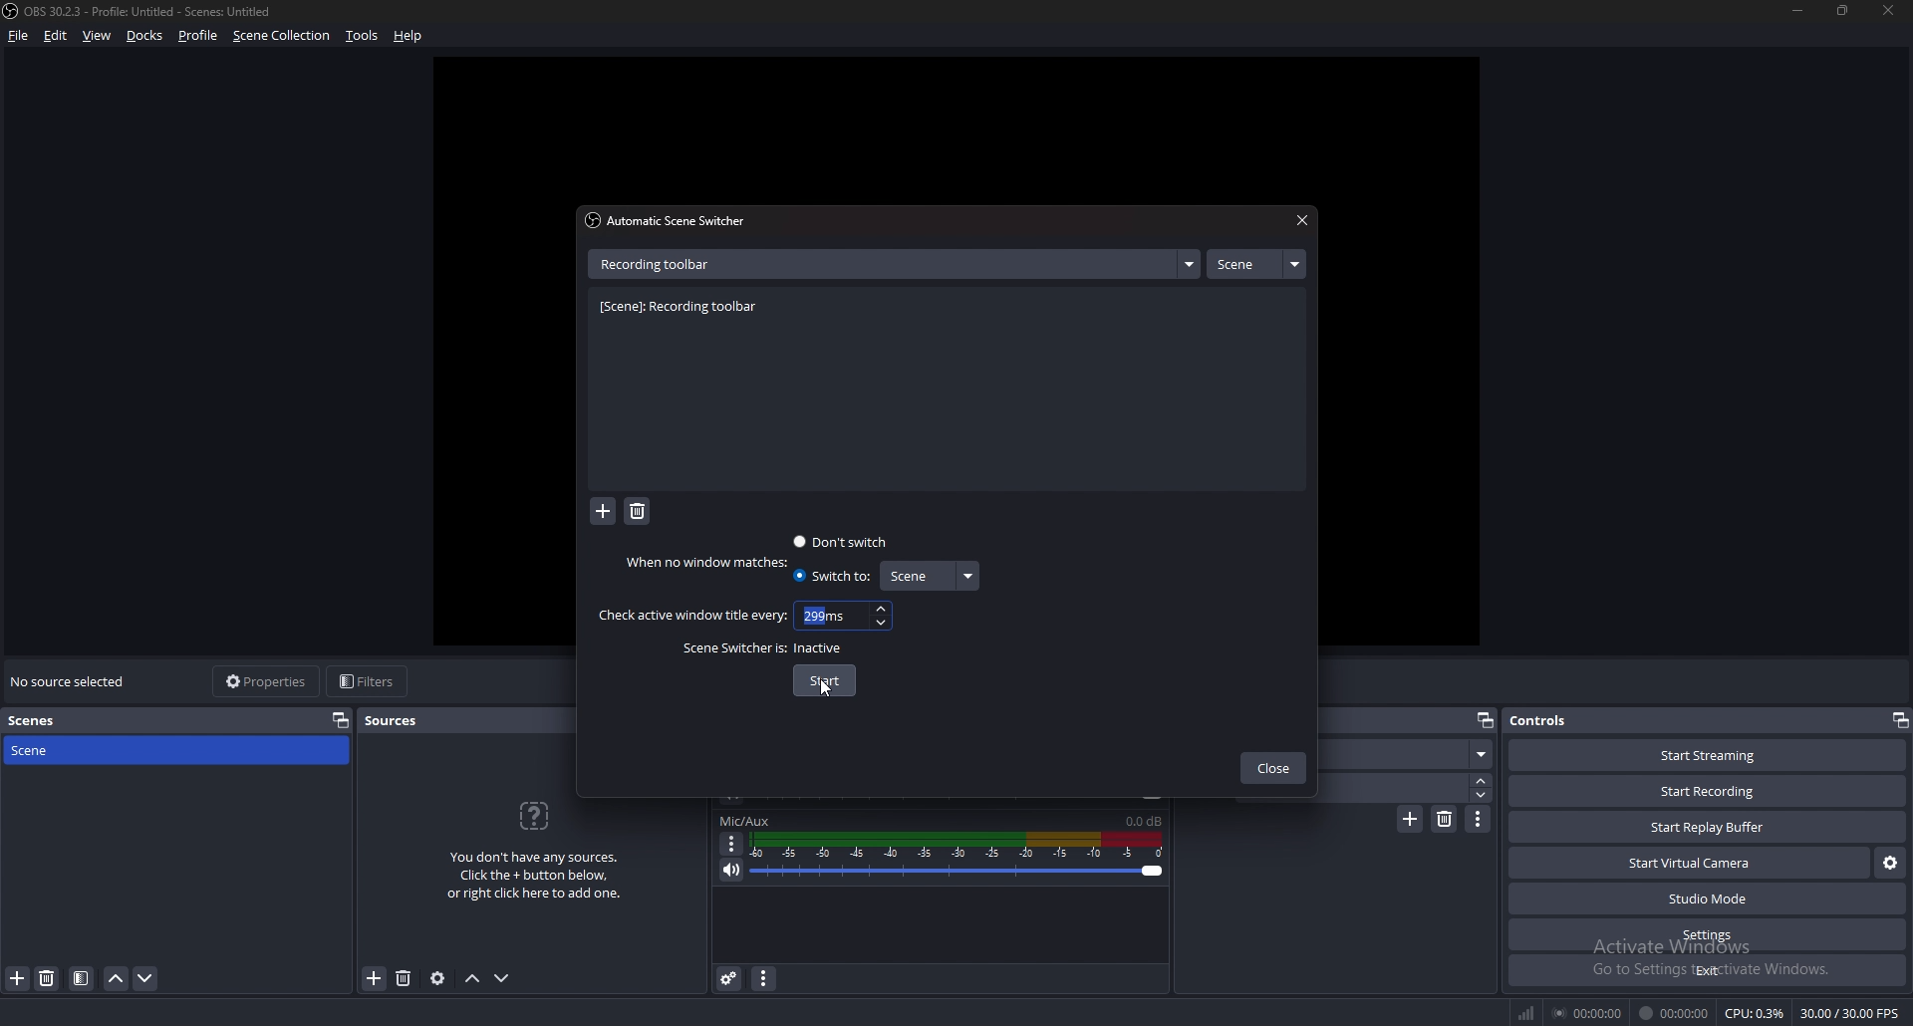 This screenshot has width=1913, height=1026. I want to click on info, so click(535, 848).